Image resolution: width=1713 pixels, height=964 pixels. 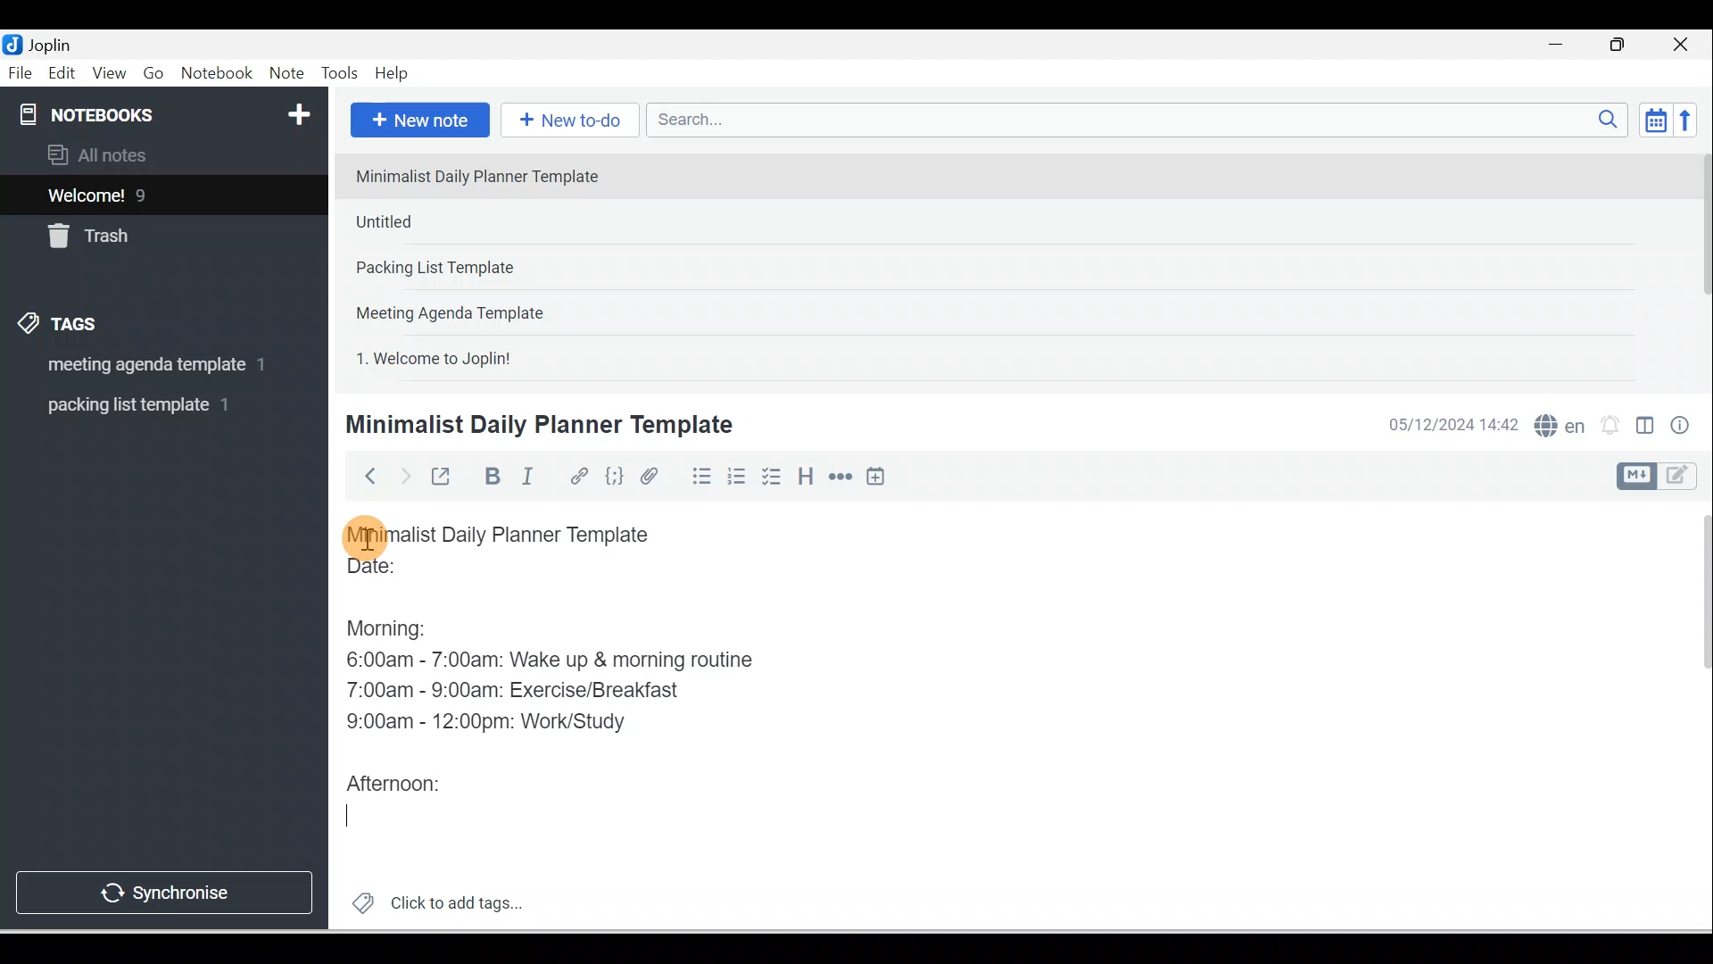 I want to click on Bold, so click(x=490, y=477).